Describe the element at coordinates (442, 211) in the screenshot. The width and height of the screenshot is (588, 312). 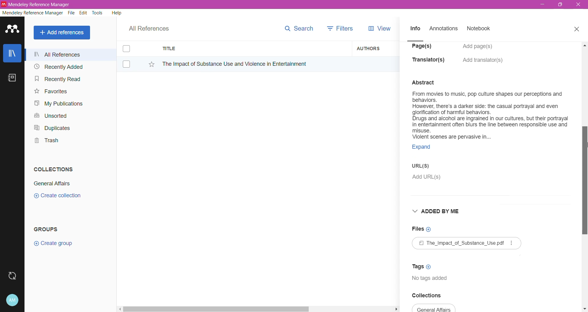
I see ` ADDED BY ME` at that location.